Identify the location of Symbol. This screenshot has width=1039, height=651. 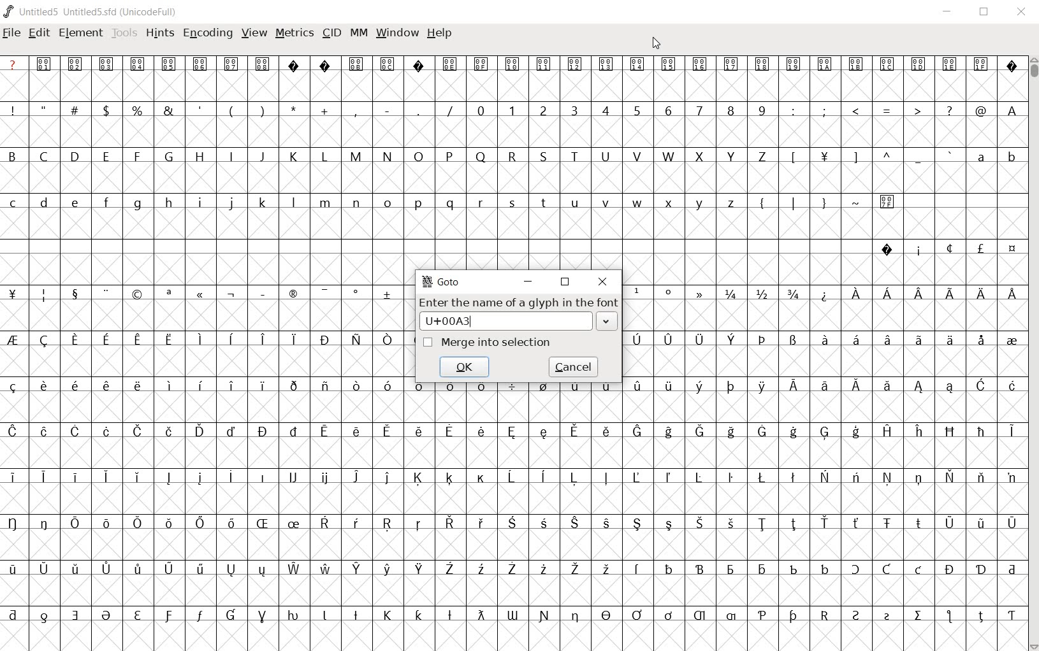
(168, 478).